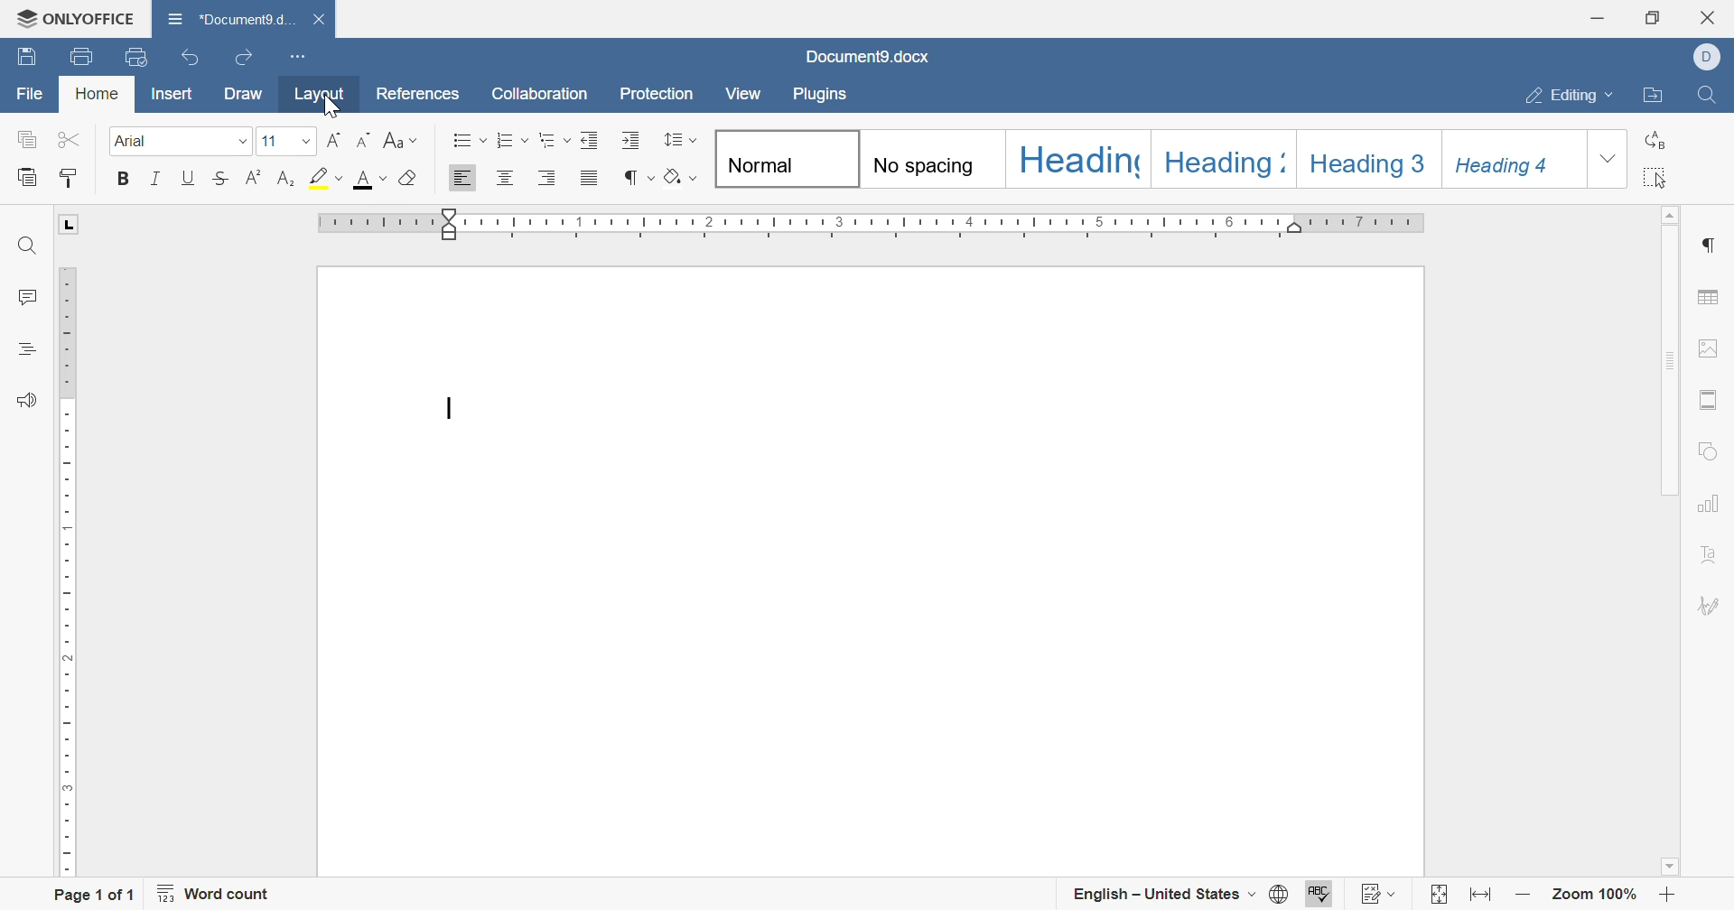  I want to click on document name, so click(866, 57).